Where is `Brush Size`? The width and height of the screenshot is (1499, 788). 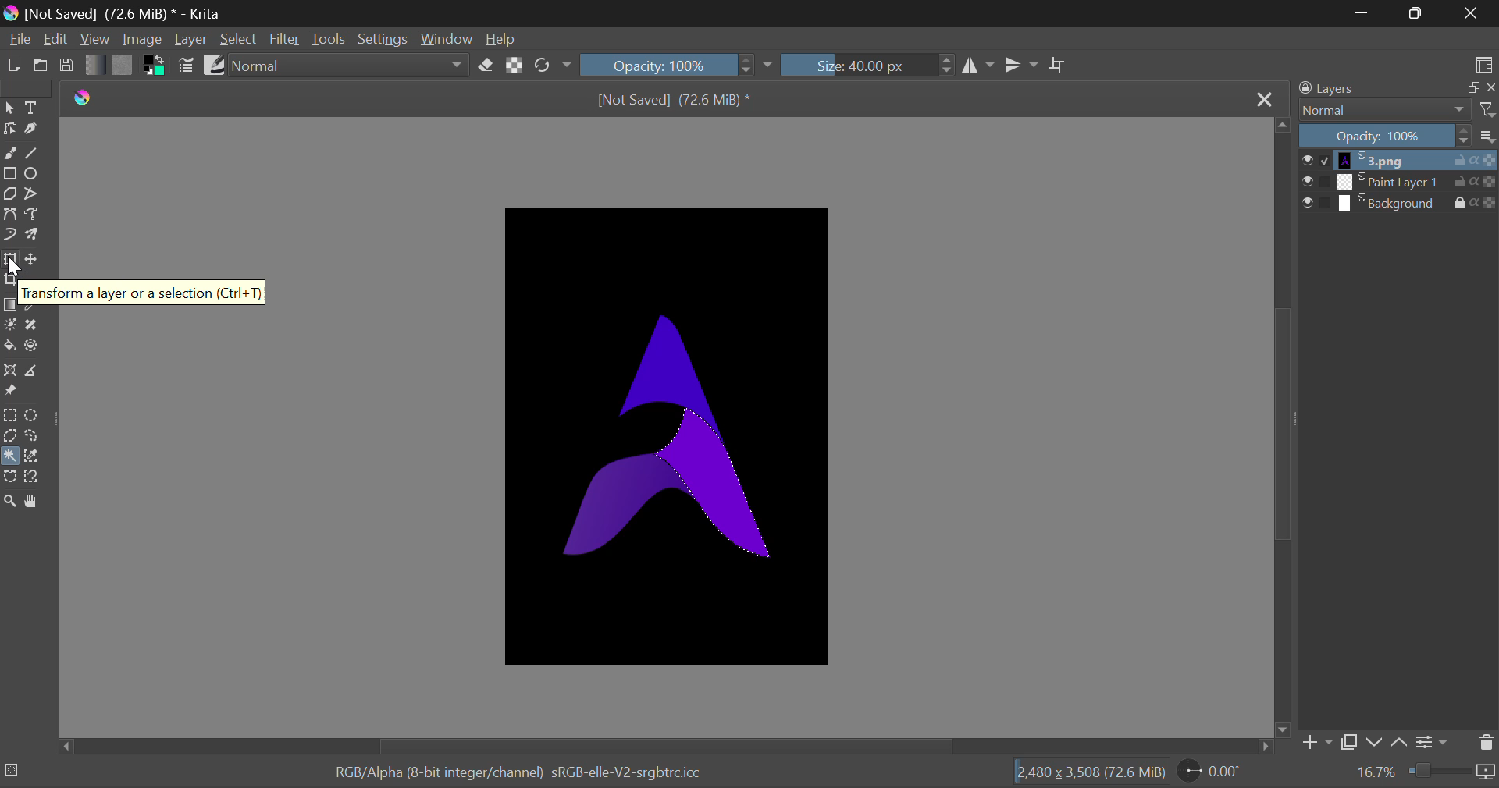
Brush Size is located at coordinates (867, 66).